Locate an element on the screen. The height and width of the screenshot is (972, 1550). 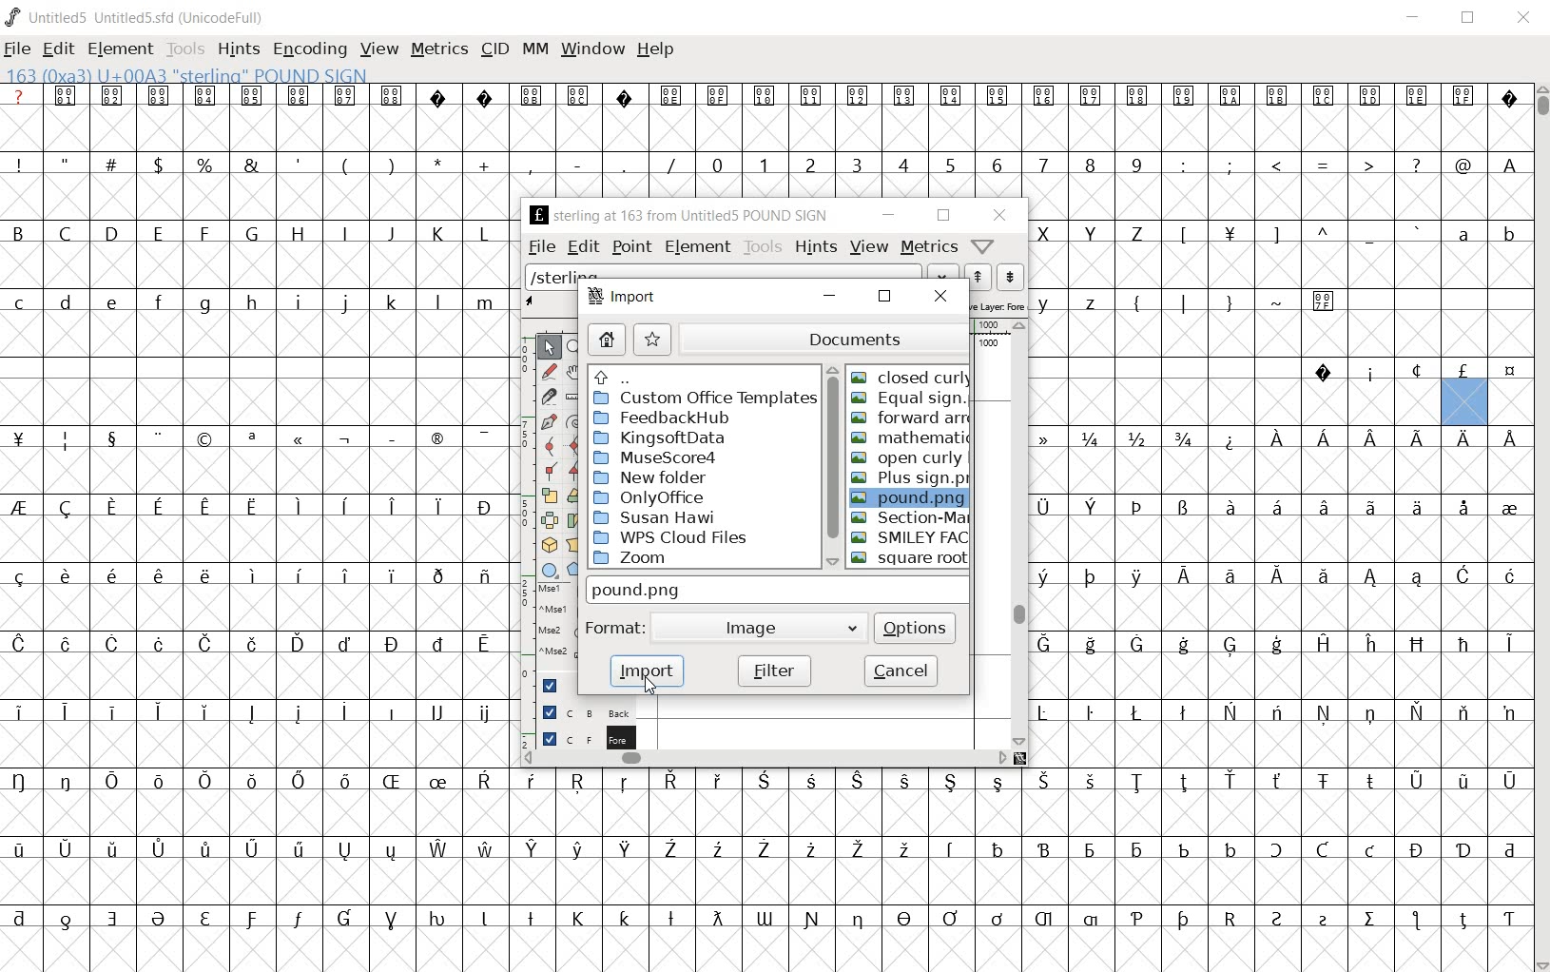
Symbol is located at coordinates (1092, 920).